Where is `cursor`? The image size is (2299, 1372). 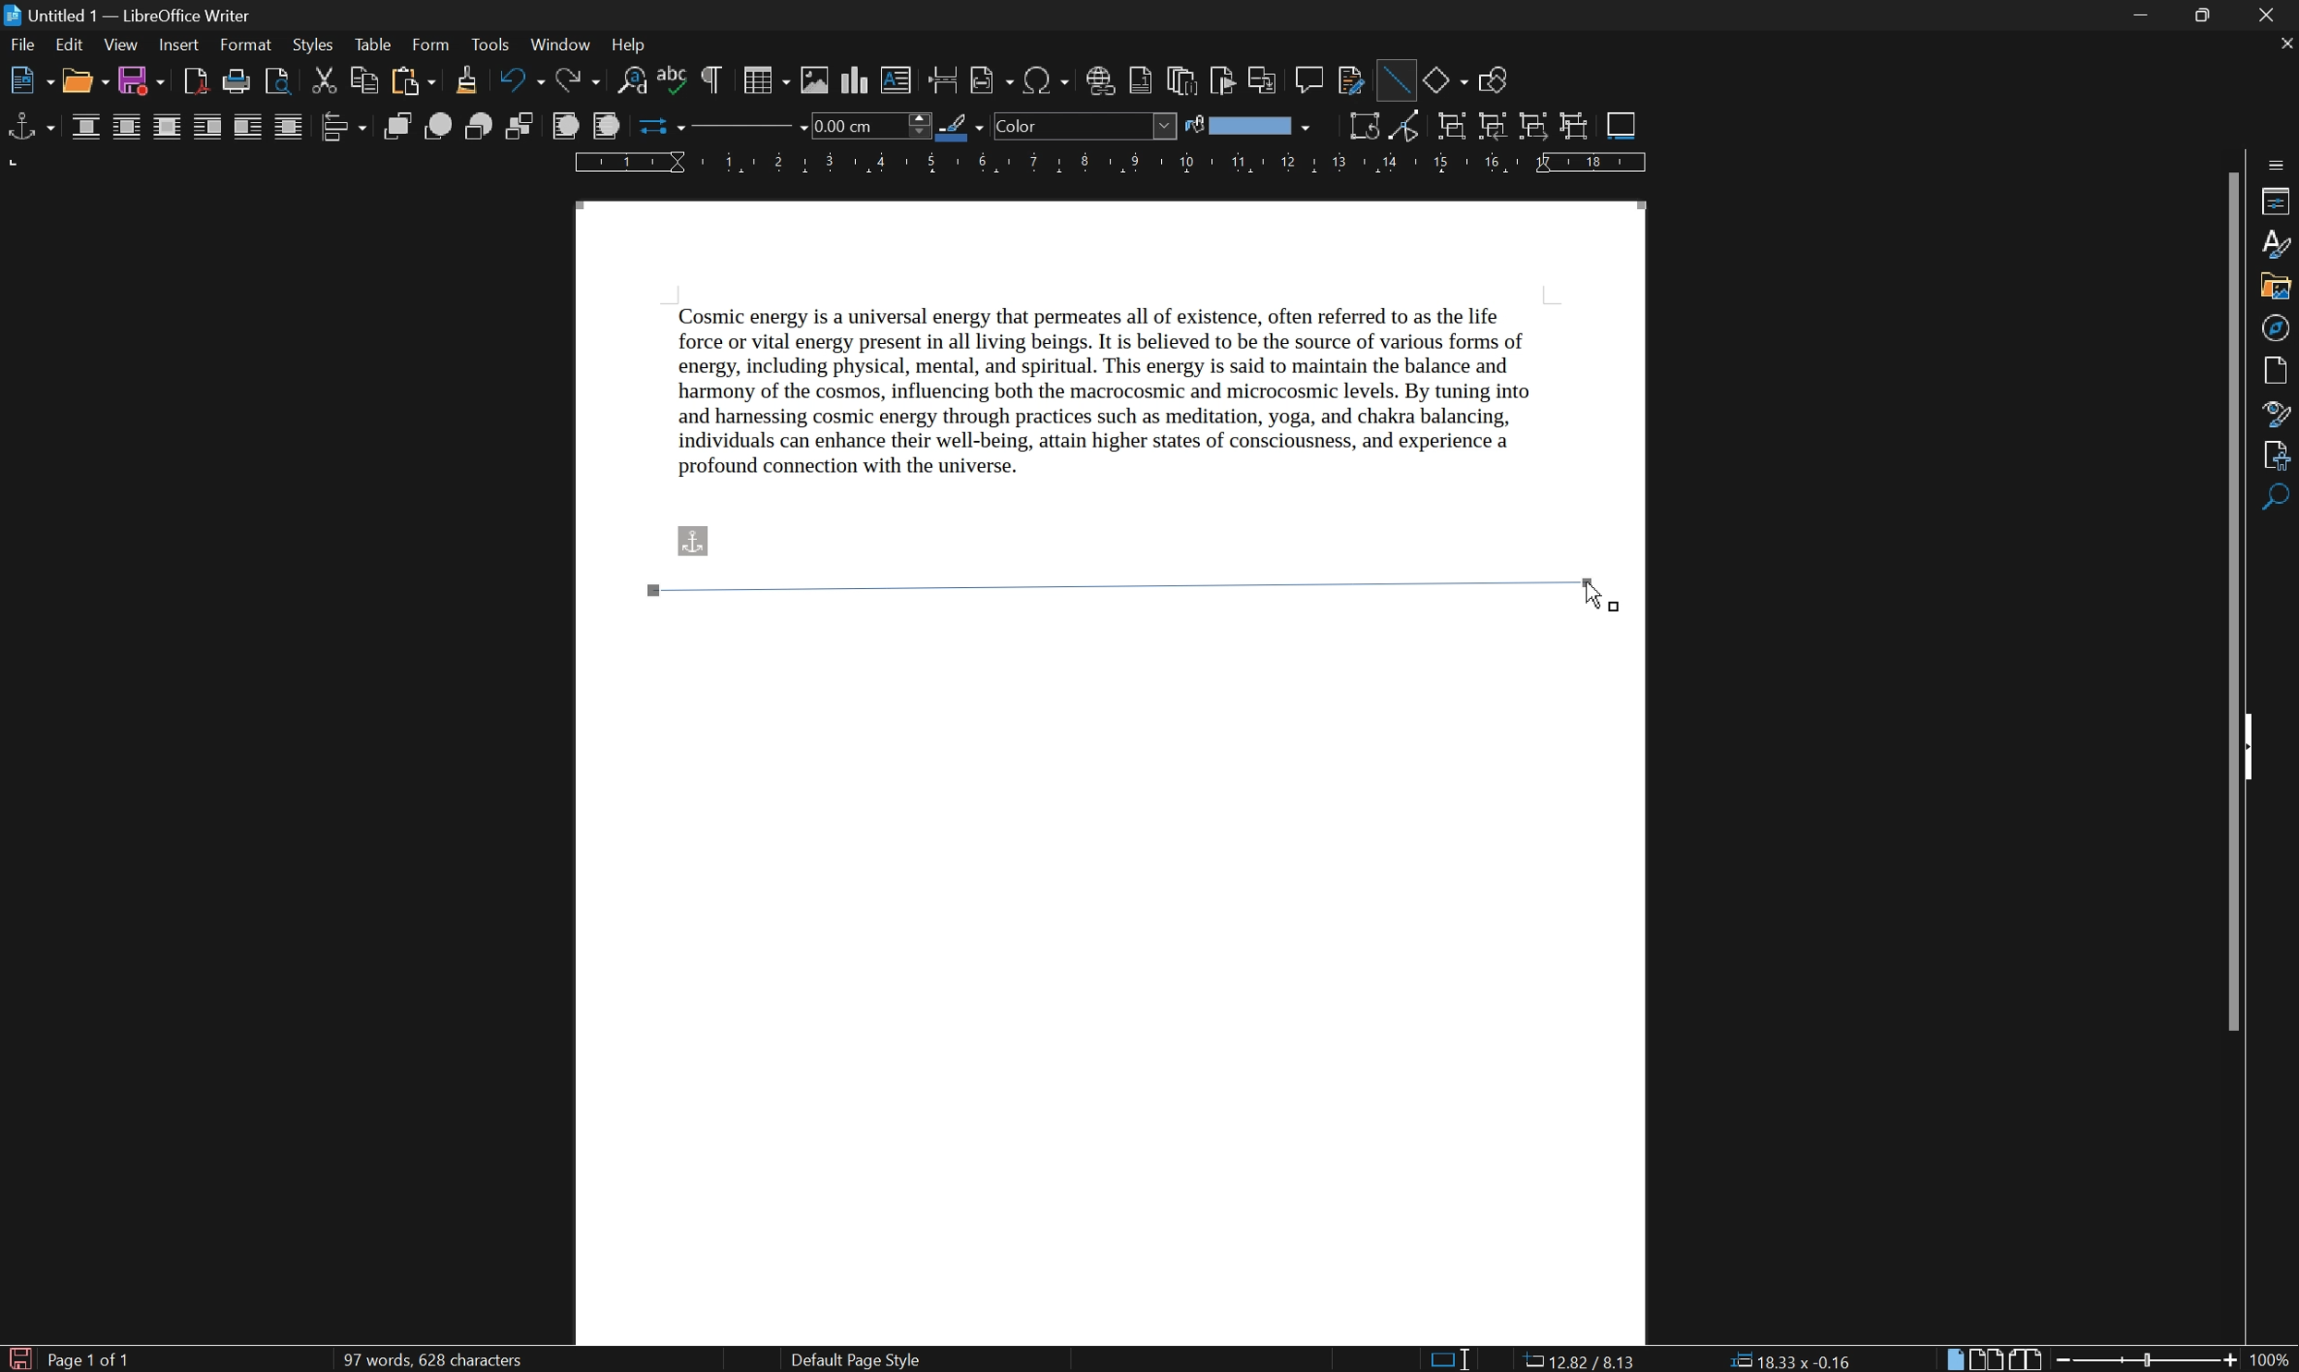 cursor is located at coordinates (1599, 595).